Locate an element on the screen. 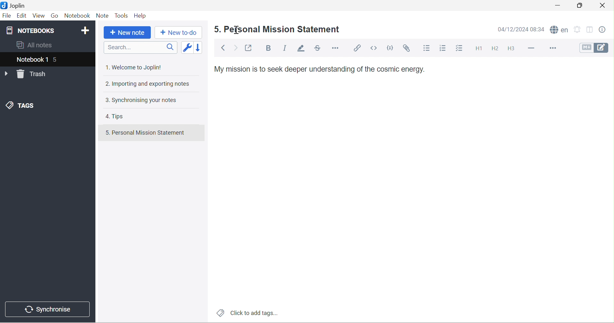 This screenshot has height=323, width=614. Note properties is located at coordinates (606, 29).